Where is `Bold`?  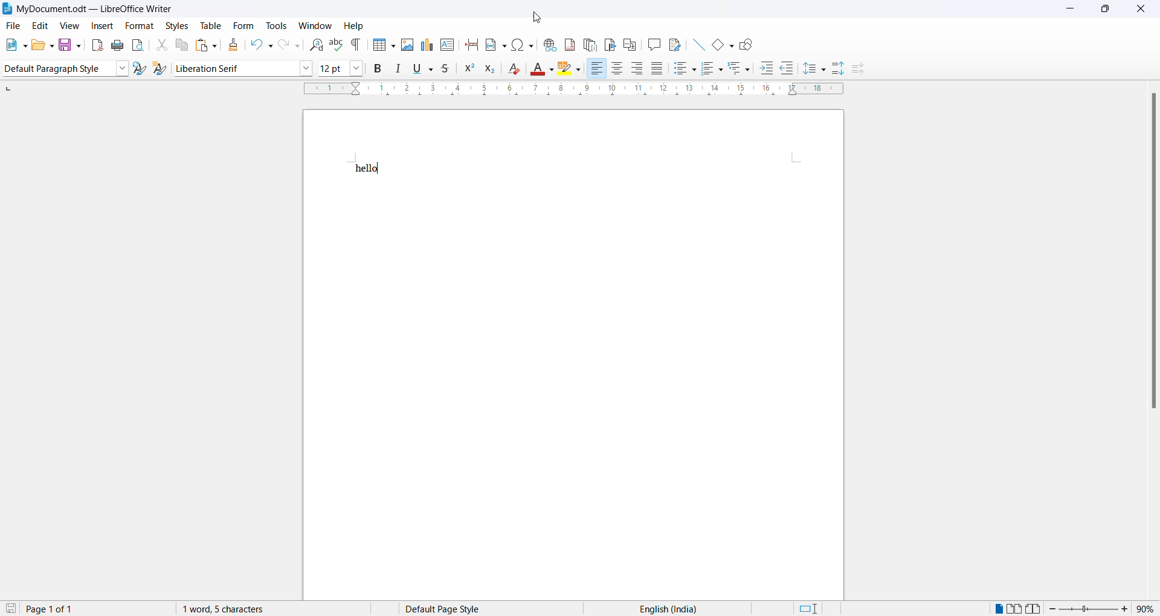 Bold is located at coordinates (378, 69).